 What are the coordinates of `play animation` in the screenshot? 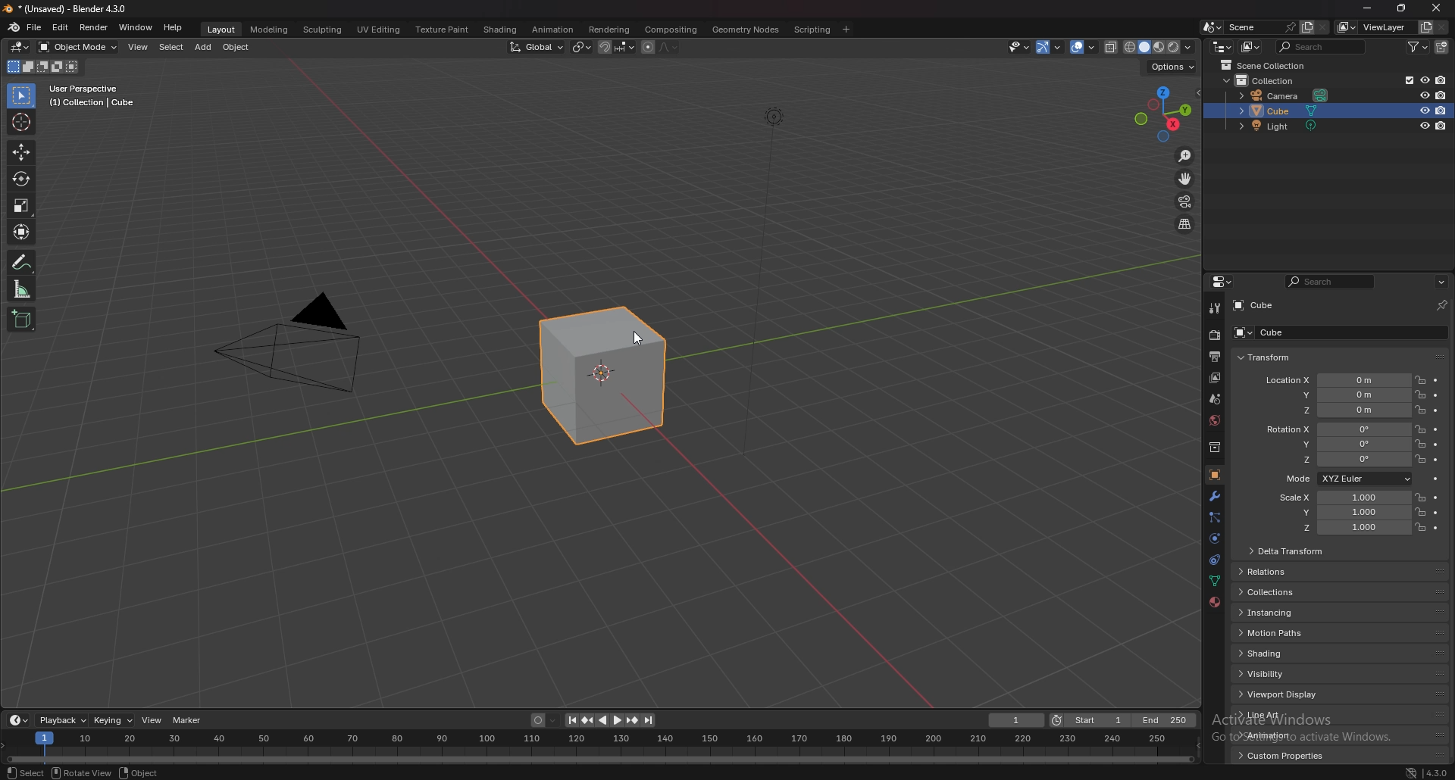 It's located at (609, 719).